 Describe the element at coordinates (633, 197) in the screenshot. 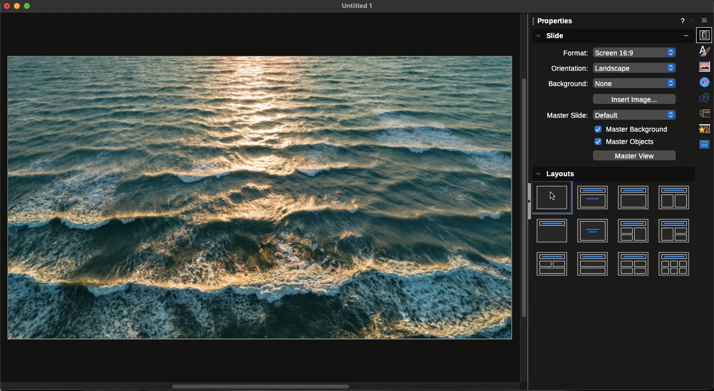

I see `Title and text box` at that location.